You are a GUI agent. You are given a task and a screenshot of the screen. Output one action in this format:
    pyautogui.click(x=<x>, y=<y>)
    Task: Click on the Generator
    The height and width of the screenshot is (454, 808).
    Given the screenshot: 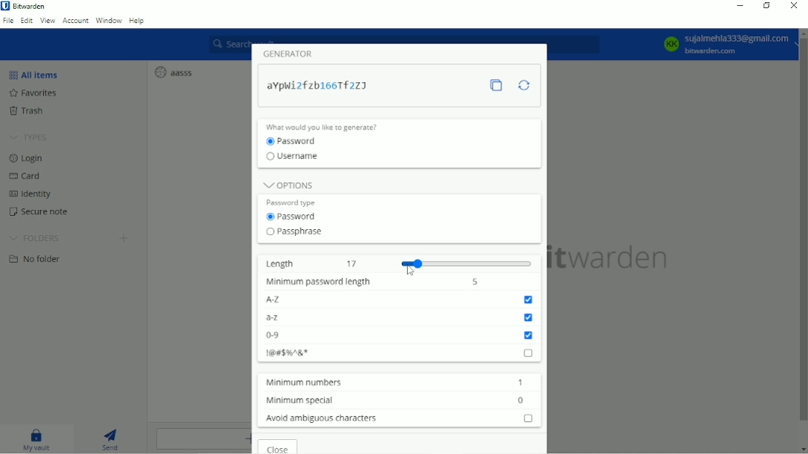 What is the action you would take?
    pyautogui.click(x=292, y=53)
    